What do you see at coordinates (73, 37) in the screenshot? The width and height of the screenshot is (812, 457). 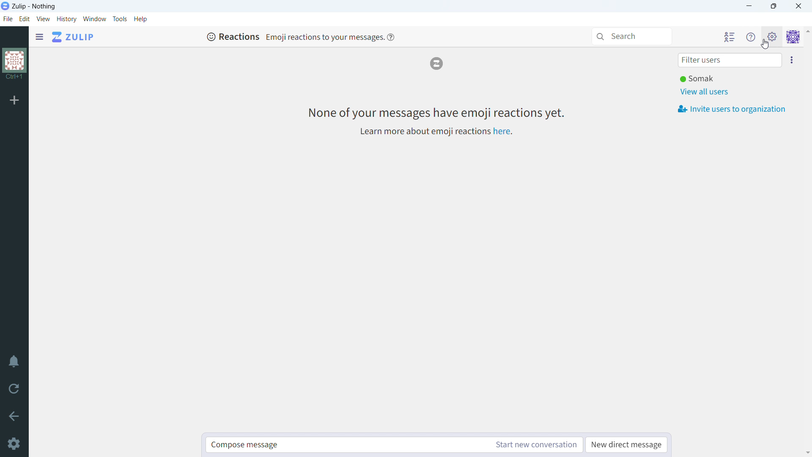 I see `go to home view` at bounding box center [73, 37].